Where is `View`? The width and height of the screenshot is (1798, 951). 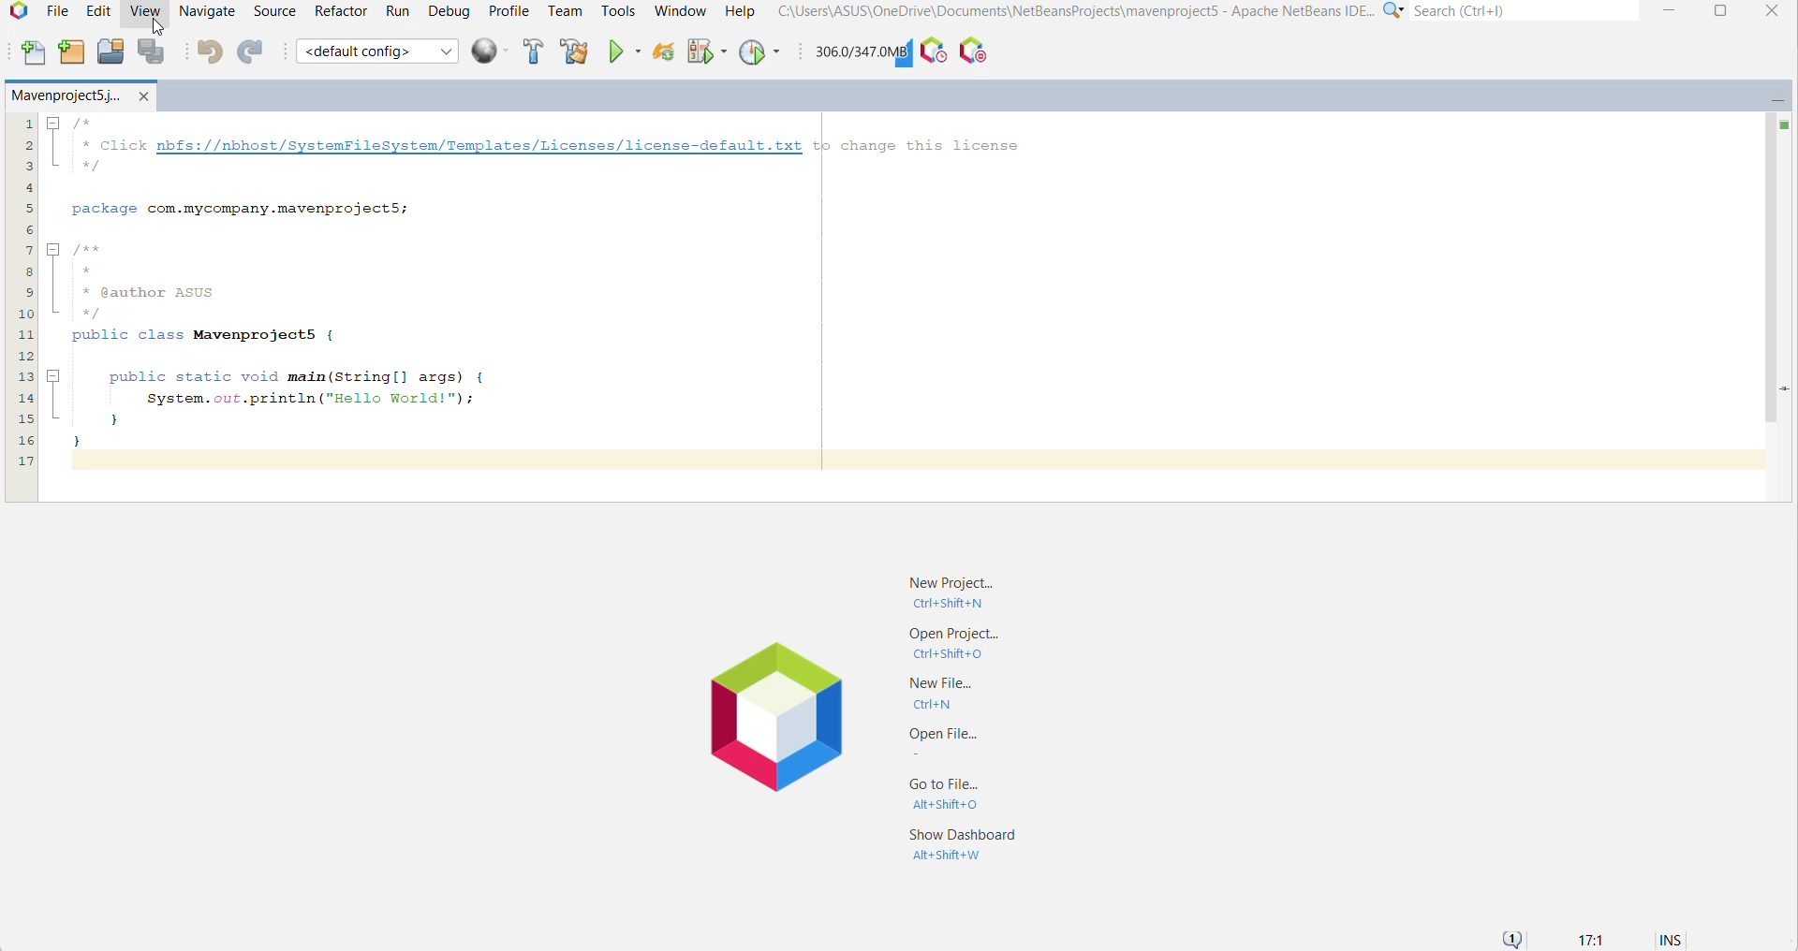 View is located at coordinates (145, 14).